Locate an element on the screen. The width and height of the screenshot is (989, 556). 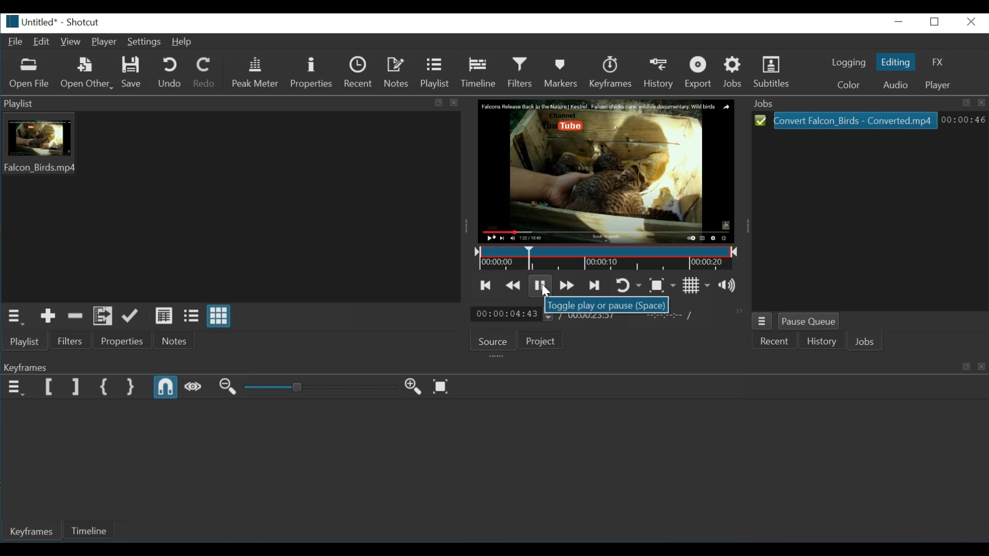
Open Other is located at coordinates (88, 74).